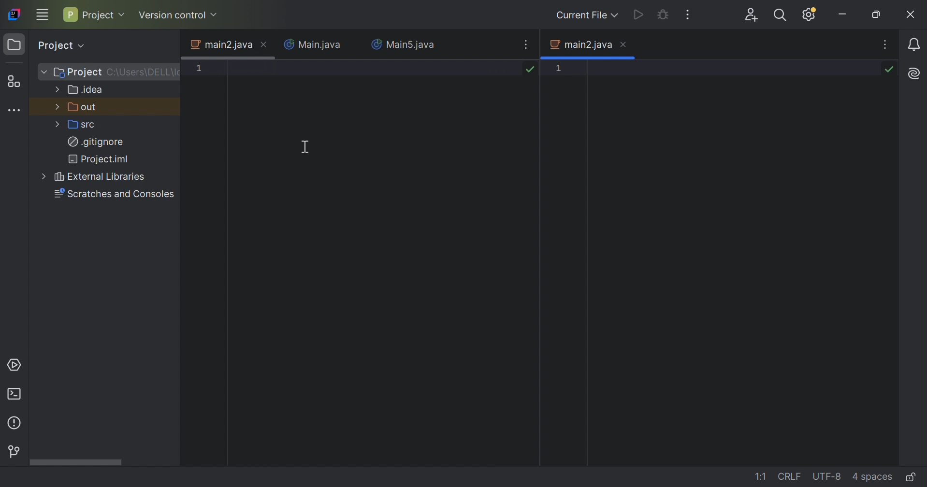 This screenshot has width=927, height=487. I want to click on cursor, so click(304, 146).